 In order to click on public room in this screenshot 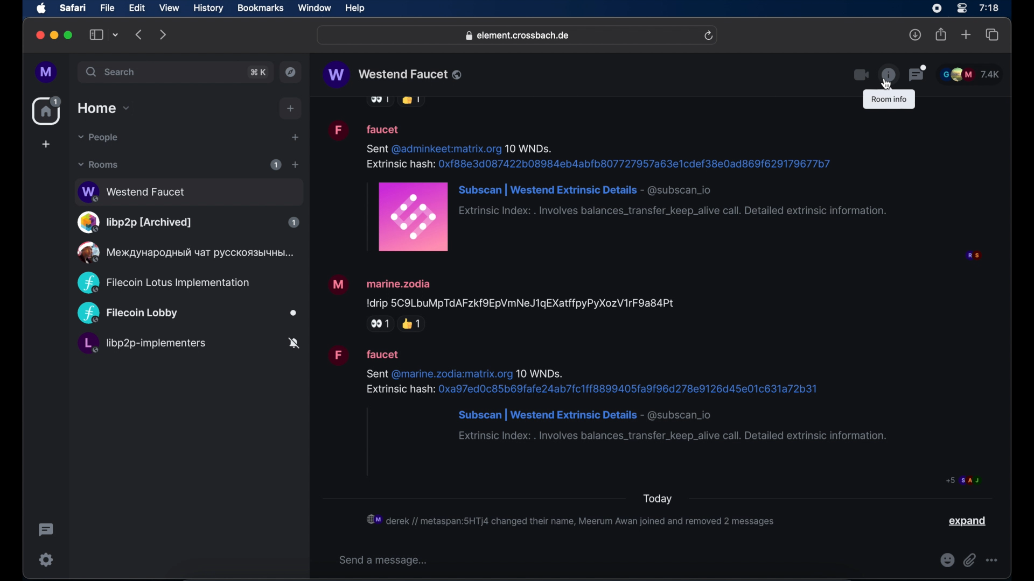, I will do `click(188, 345)`.